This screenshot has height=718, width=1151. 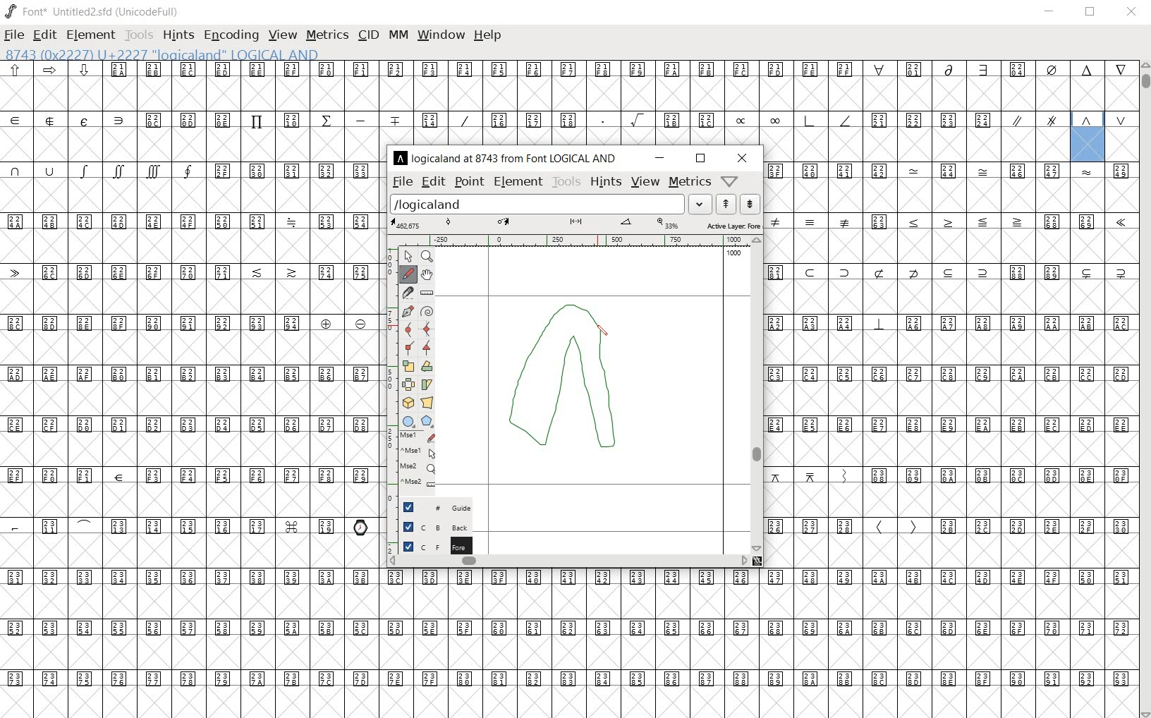 I want to click on Add a corner point, so click(x=408, y=347).